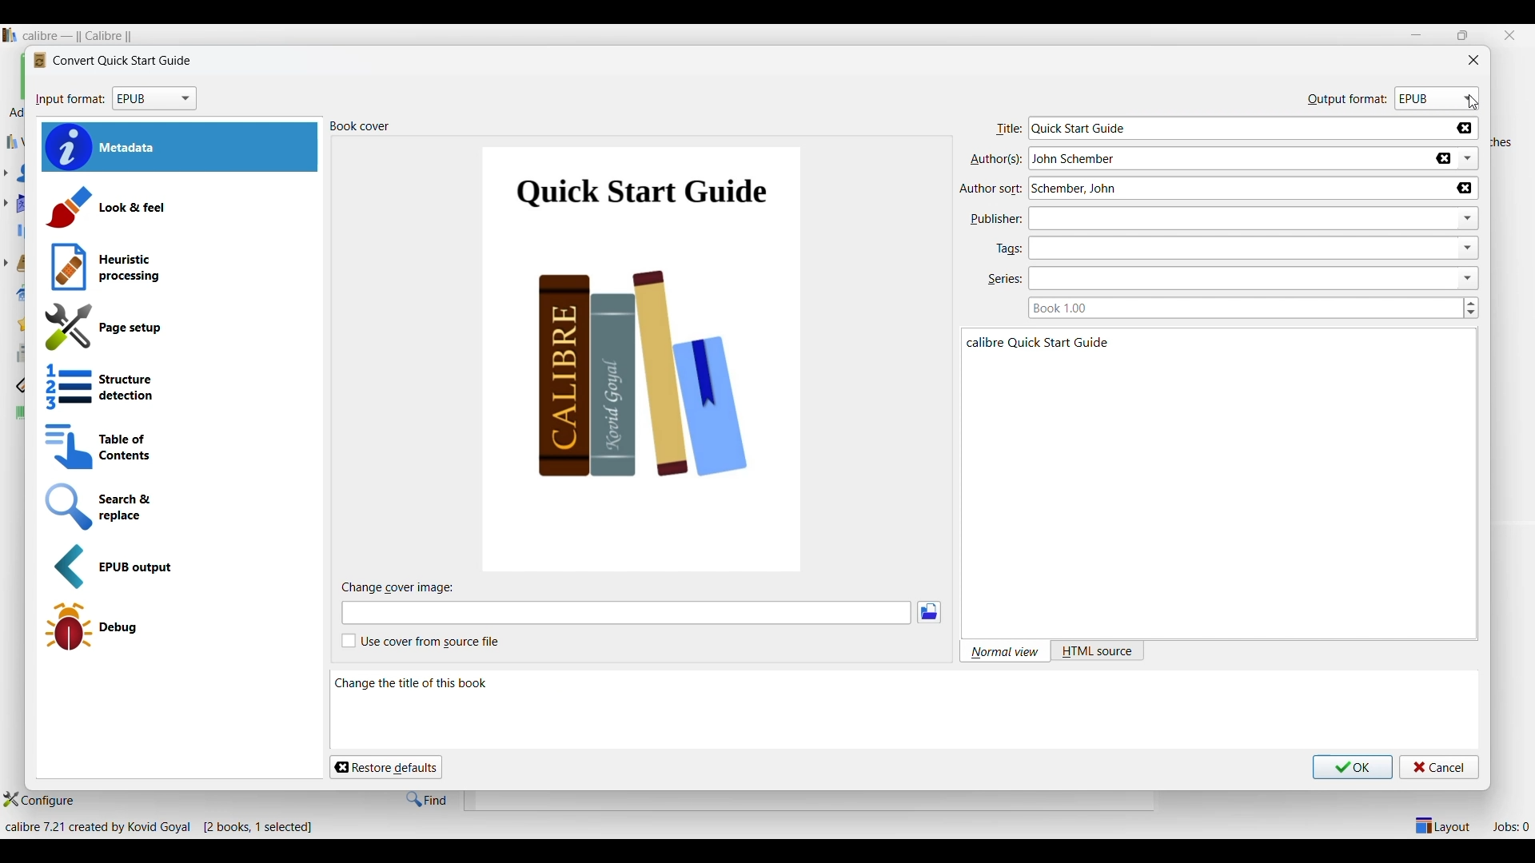  I want to click on Jobs, so click(1510, 827).